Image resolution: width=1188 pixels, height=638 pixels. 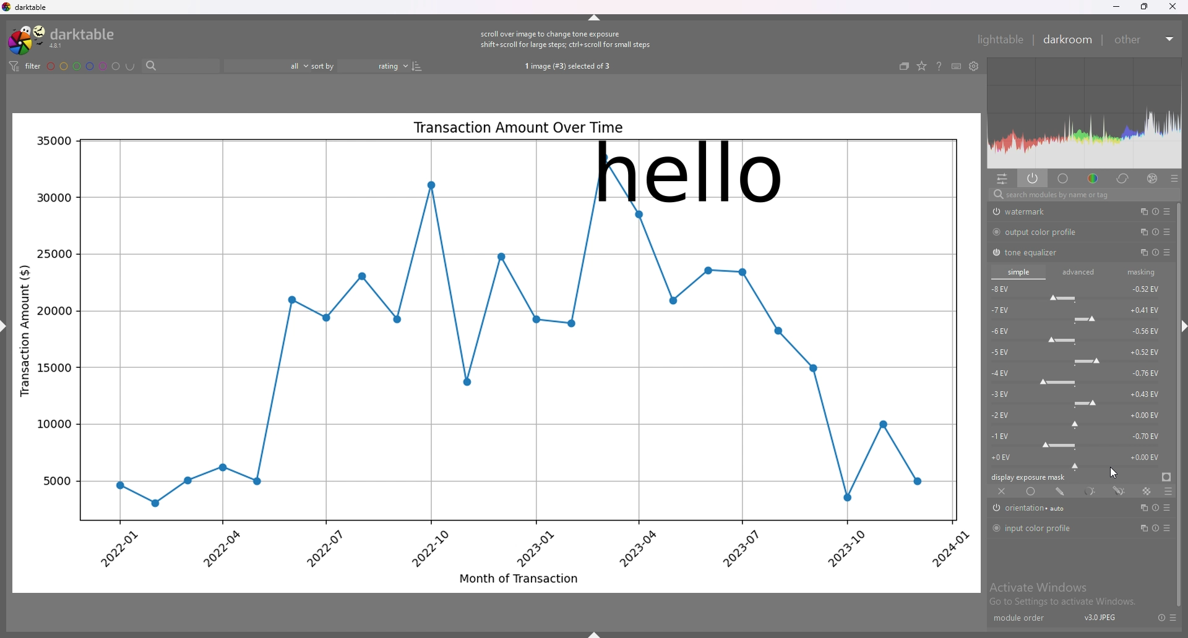 I want to click on uniformly, so click(x=1033, y=491).